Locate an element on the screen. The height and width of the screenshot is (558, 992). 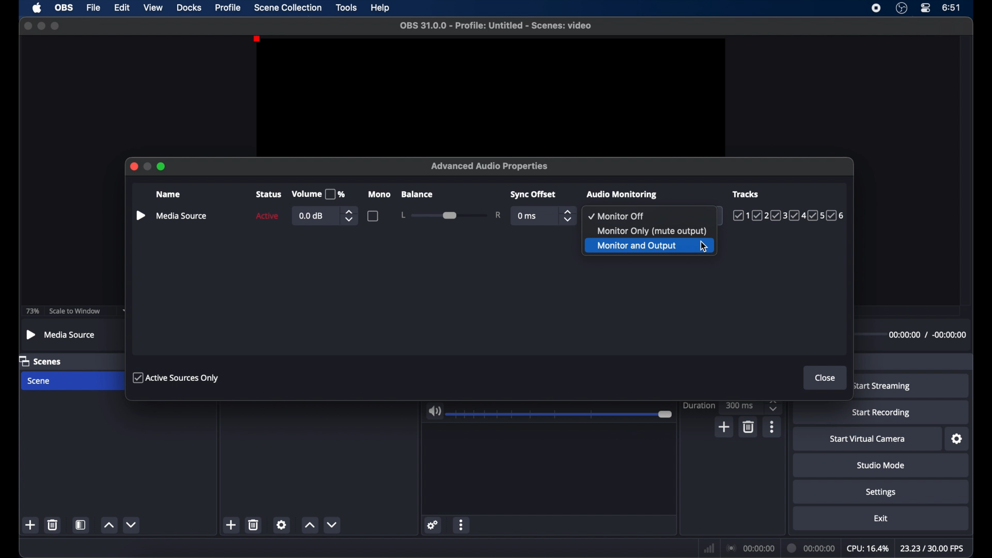
help is located at coordinates (381, 8).